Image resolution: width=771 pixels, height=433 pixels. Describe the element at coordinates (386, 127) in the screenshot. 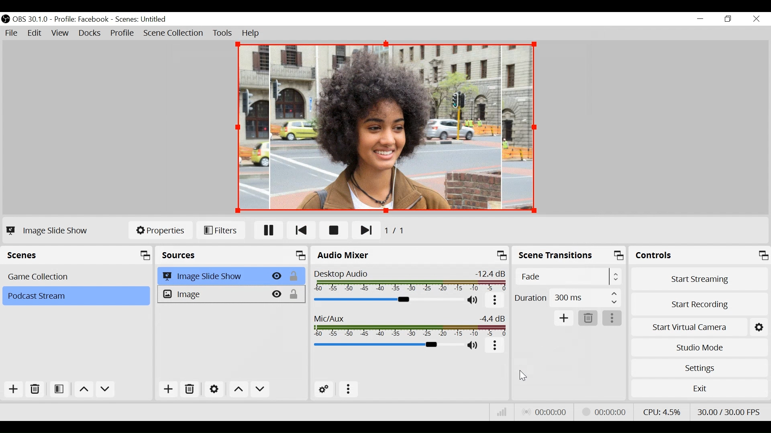

I see `Preview` at that location.